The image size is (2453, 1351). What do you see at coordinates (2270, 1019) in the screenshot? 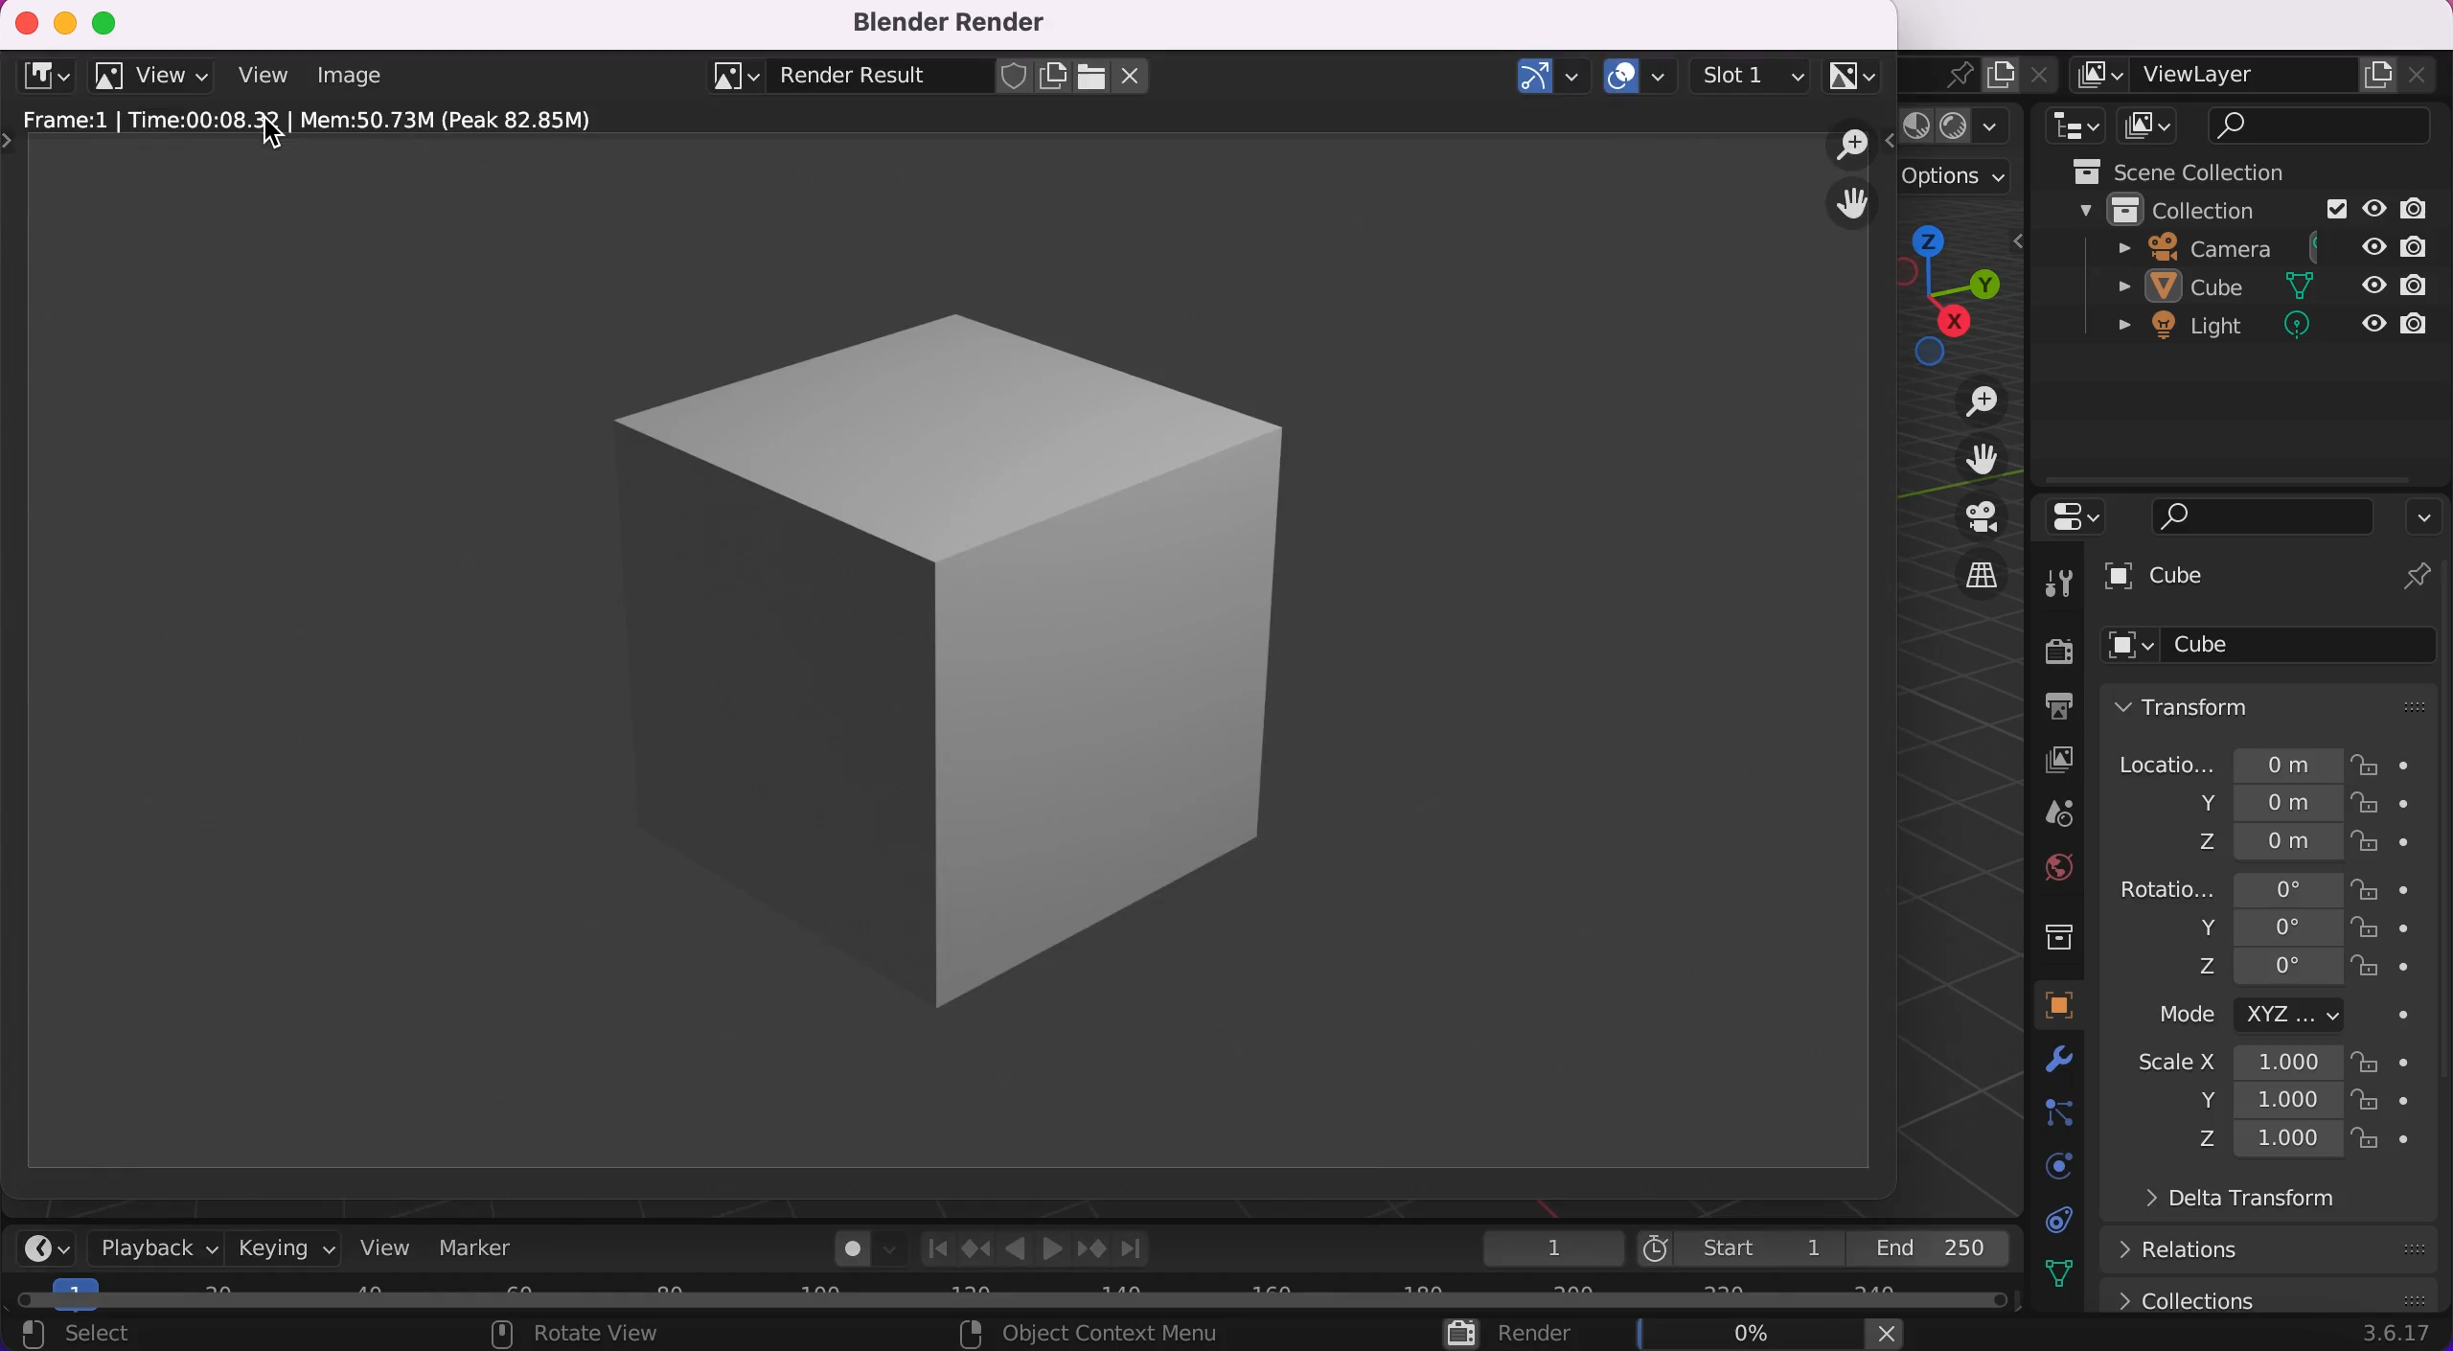
I see `mode xyz...` at bounding box center [2270, 1019].